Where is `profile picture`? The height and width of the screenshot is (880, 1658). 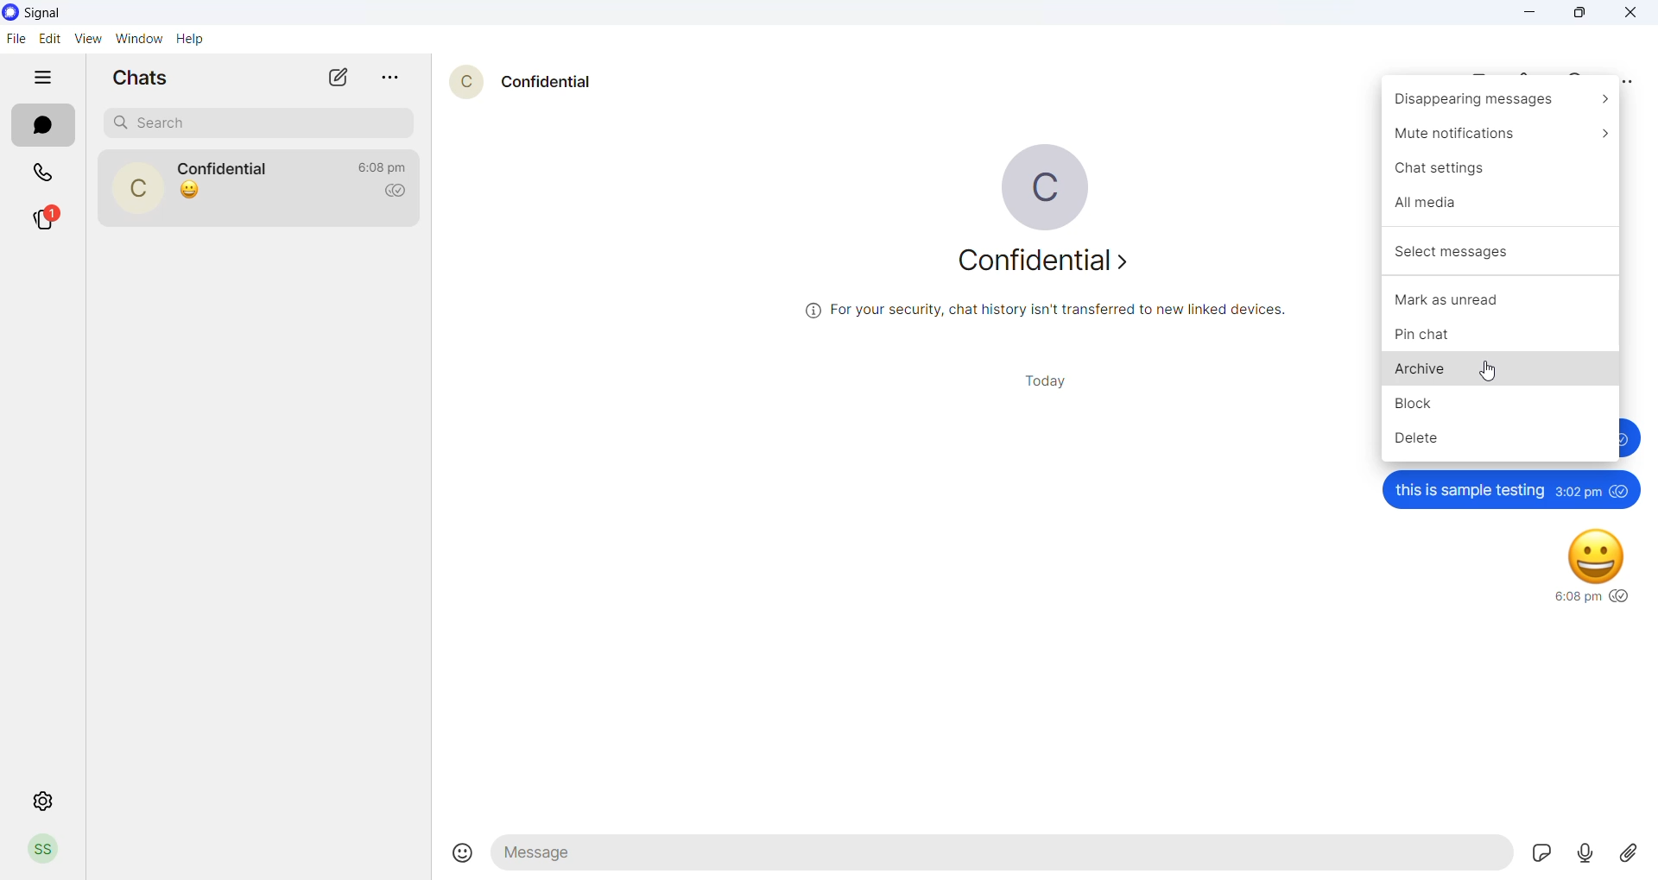 profile picture is located at coordinates (1034, 184).